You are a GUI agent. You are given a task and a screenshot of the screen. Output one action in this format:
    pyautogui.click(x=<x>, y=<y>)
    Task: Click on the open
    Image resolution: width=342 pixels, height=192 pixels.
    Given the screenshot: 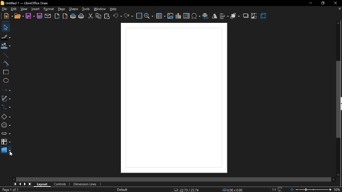 What is the action you would take?
    pyautogui.click(x=19, y=16)
    